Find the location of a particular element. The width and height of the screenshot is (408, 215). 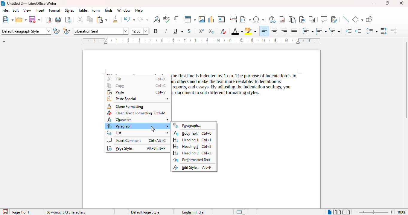

paragraph is located at coordinates (137, 126).